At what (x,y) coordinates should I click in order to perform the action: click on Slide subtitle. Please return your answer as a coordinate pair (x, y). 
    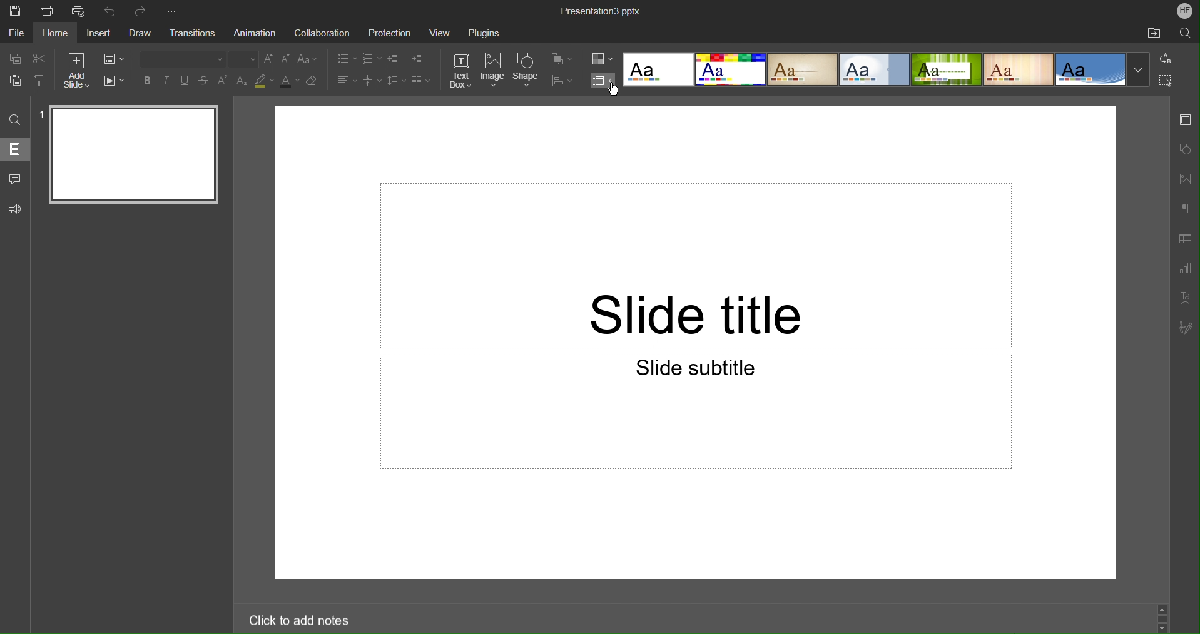
    Looking at the image, I should click on (696, 411).